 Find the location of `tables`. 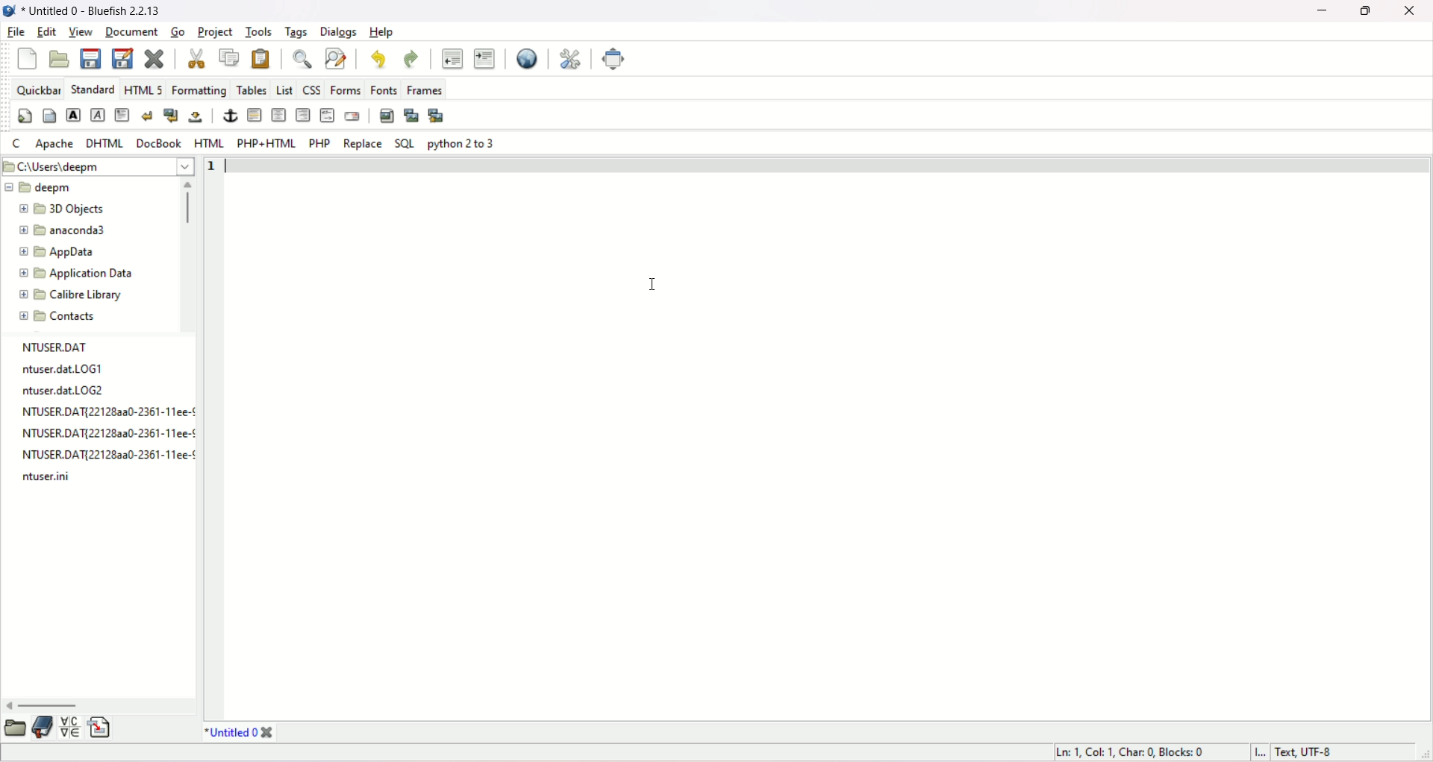

tables is located at coordinates (251, 89).